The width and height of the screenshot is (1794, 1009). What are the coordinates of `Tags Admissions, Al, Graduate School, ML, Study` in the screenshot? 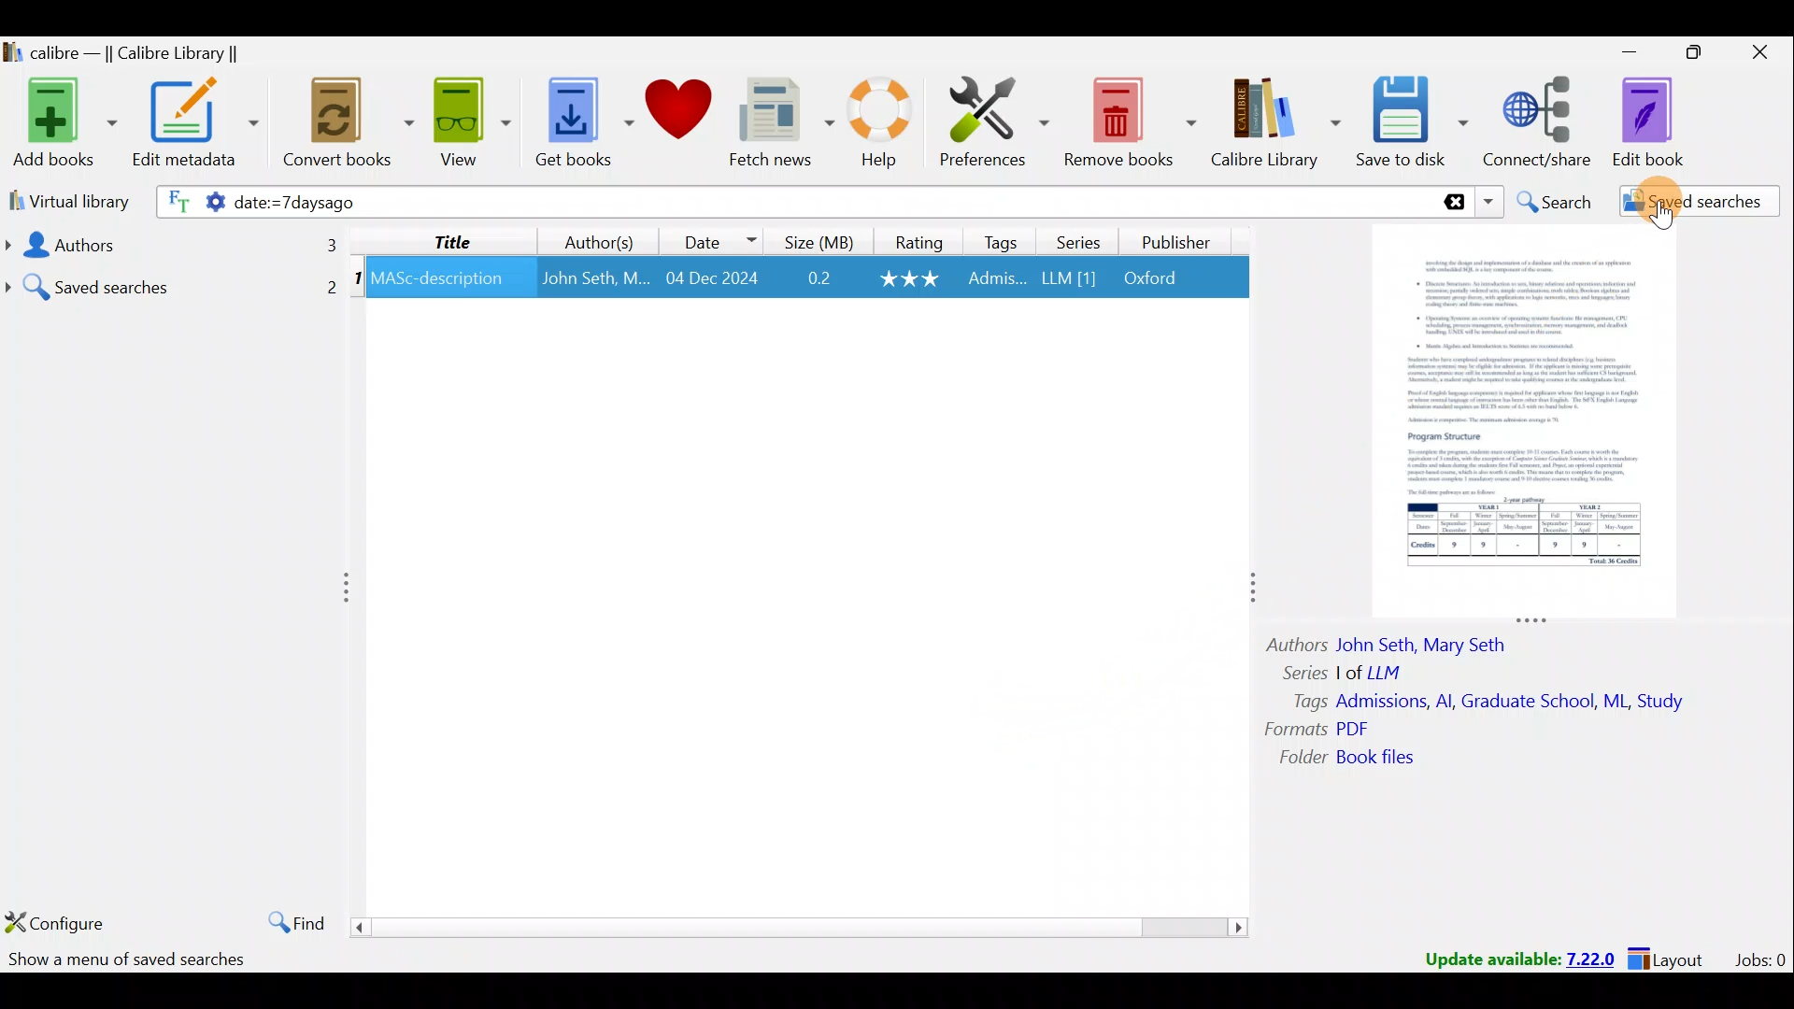 It's located at (1490, 702).